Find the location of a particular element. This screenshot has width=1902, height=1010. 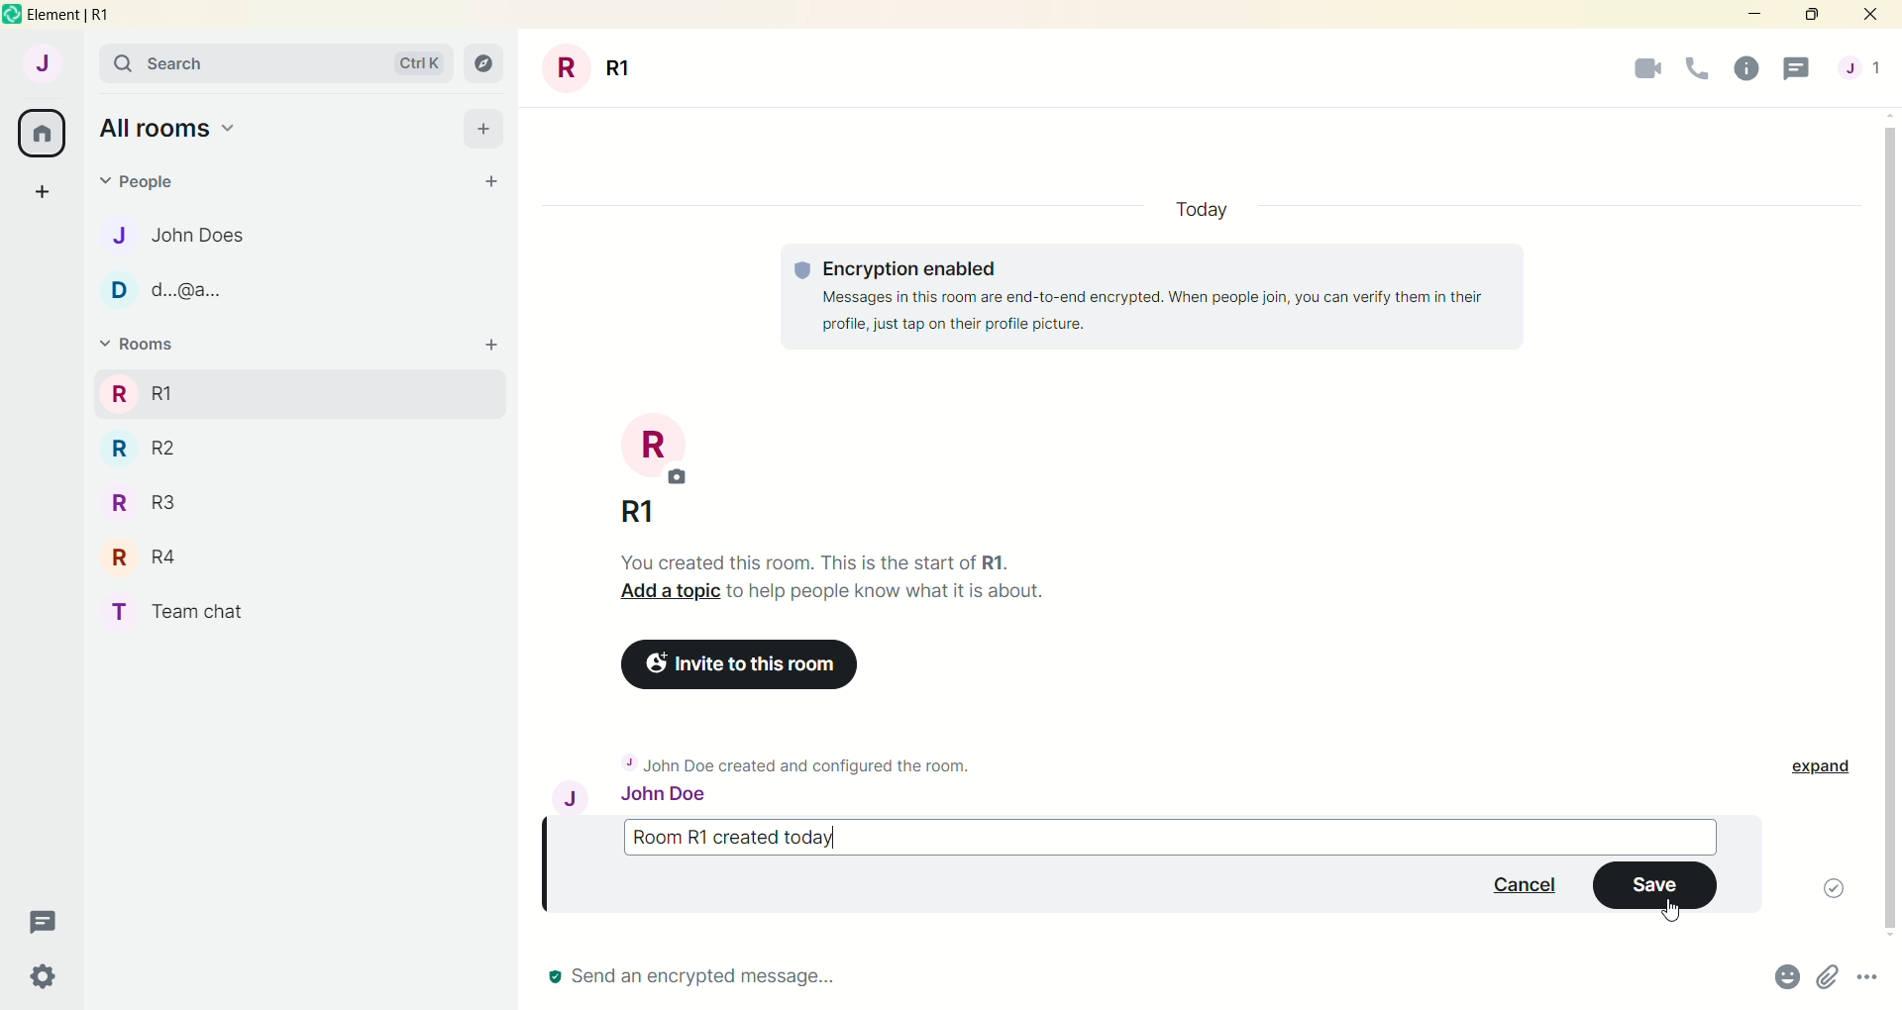

room title is located at coordinates (590, 67).